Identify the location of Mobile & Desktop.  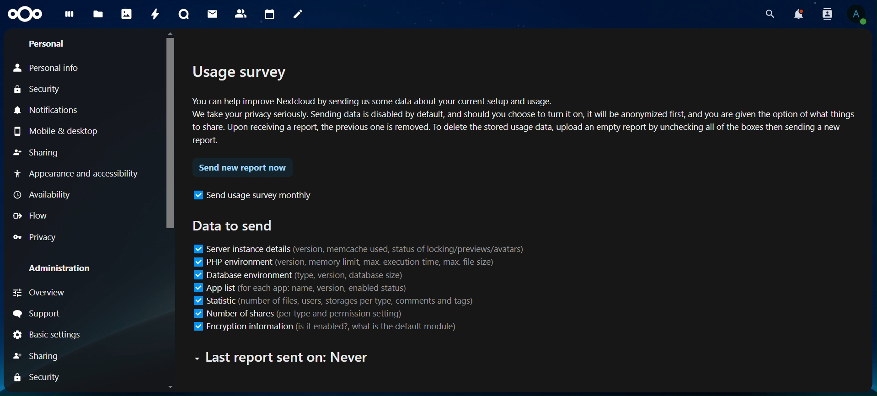
(54, 132).